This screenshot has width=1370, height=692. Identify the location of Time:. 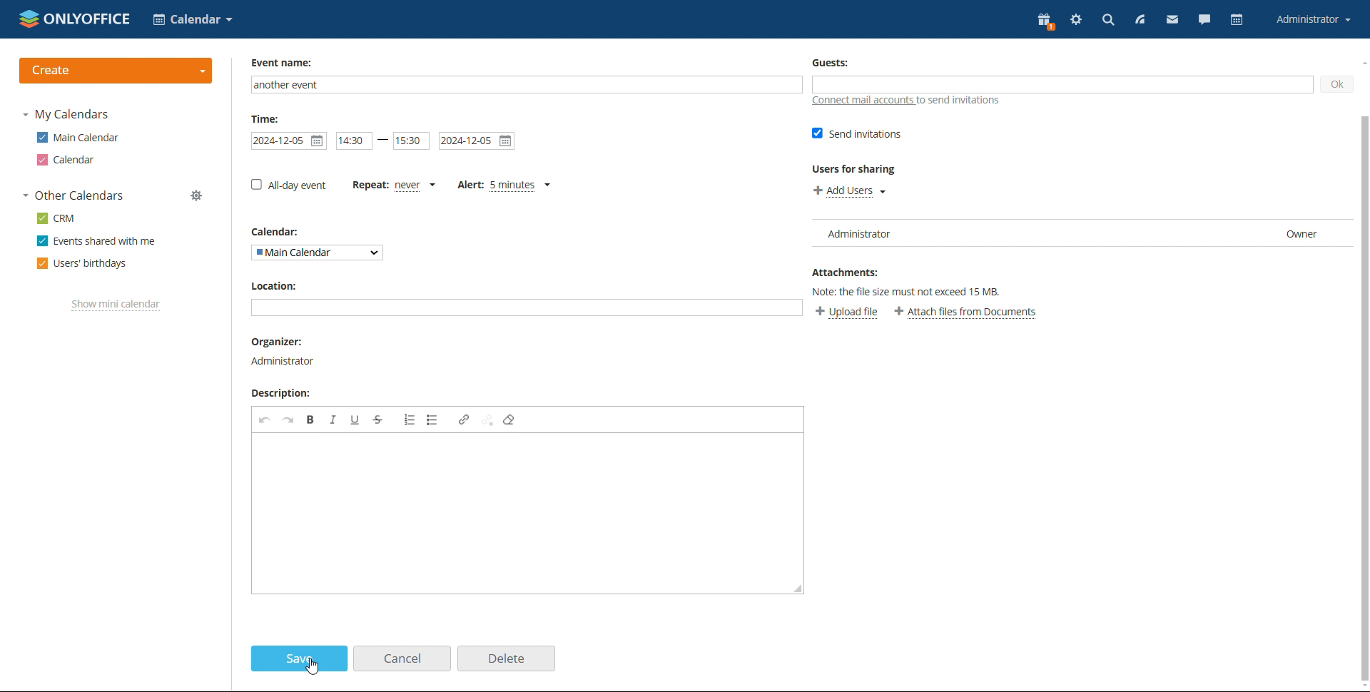
(268, 119).